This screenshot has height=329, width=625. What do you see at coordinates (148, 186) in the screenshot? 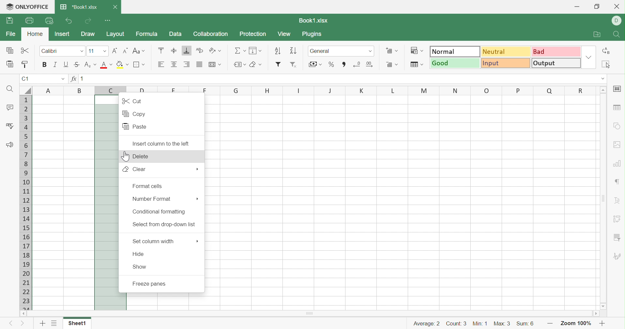
I see `Format cells` at bounding box center [148, 186].